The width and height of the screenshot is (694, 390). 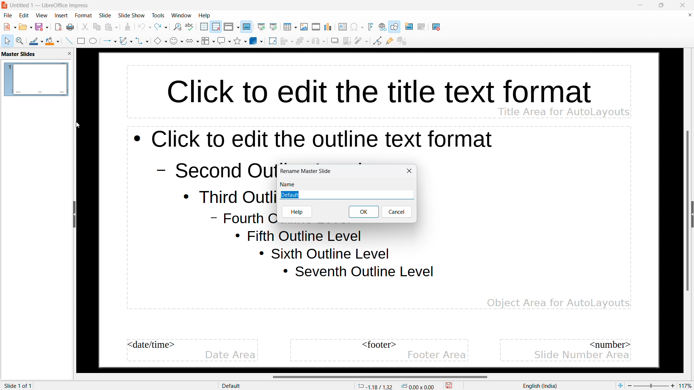 What do you see at coordinates (110, 41) in the screenshot?
I see `lines and arrows` at bounding box center [110, 41].